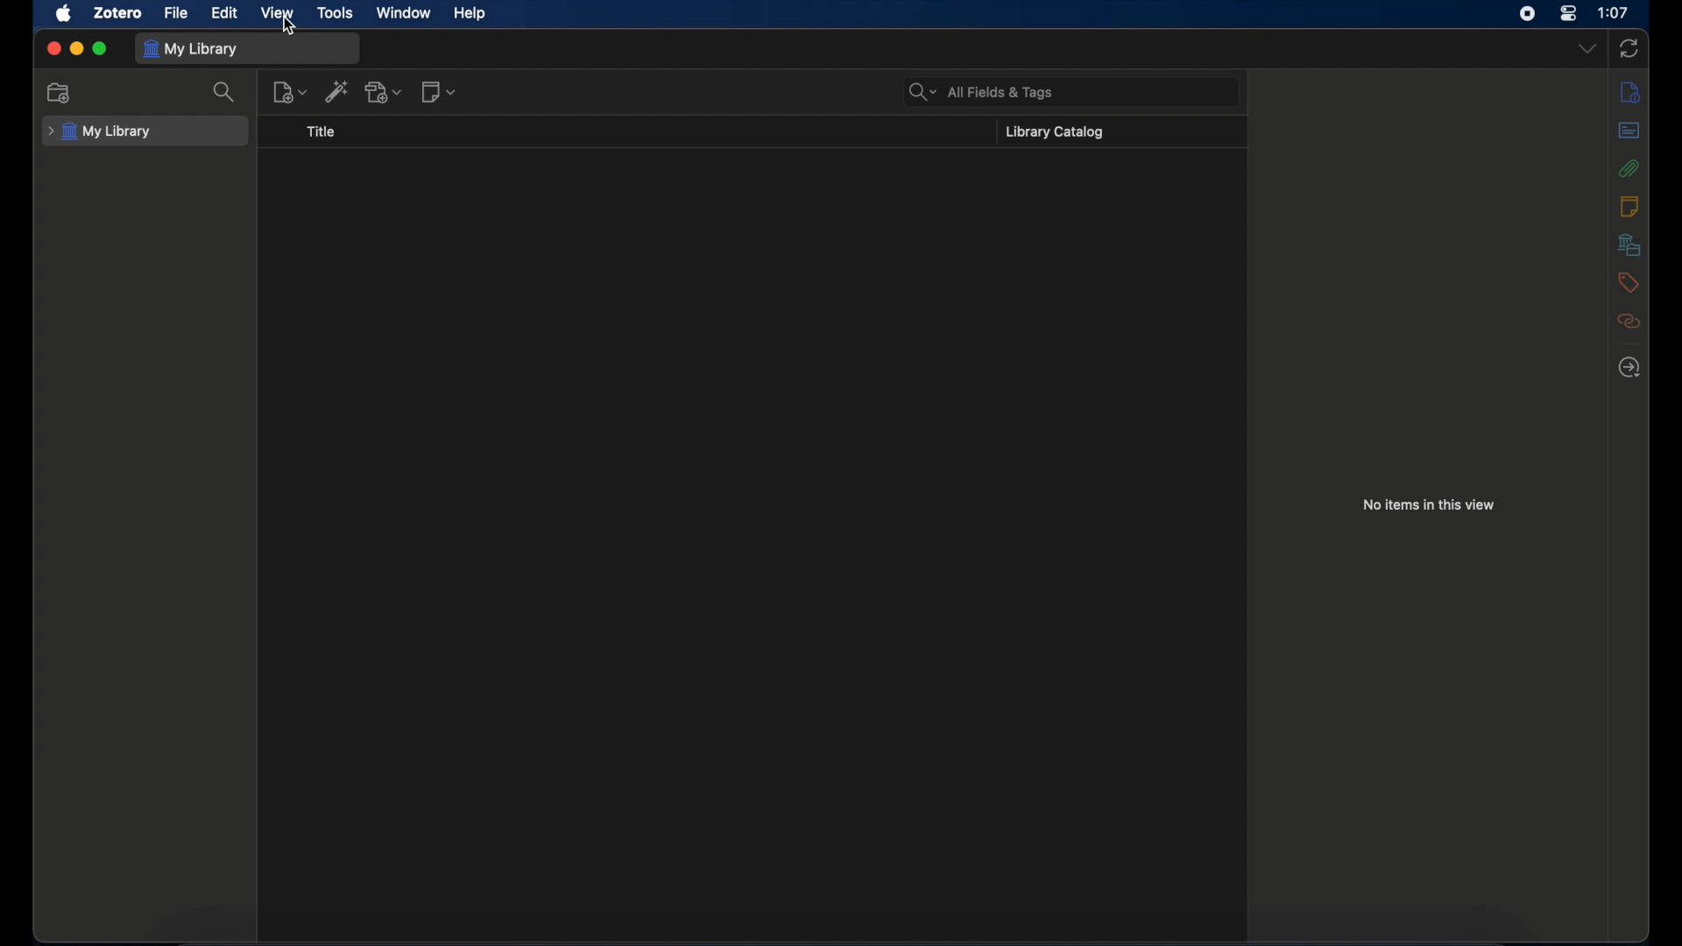 The image size is (1682, 946). I want to click on search bar, so click(981, 92).